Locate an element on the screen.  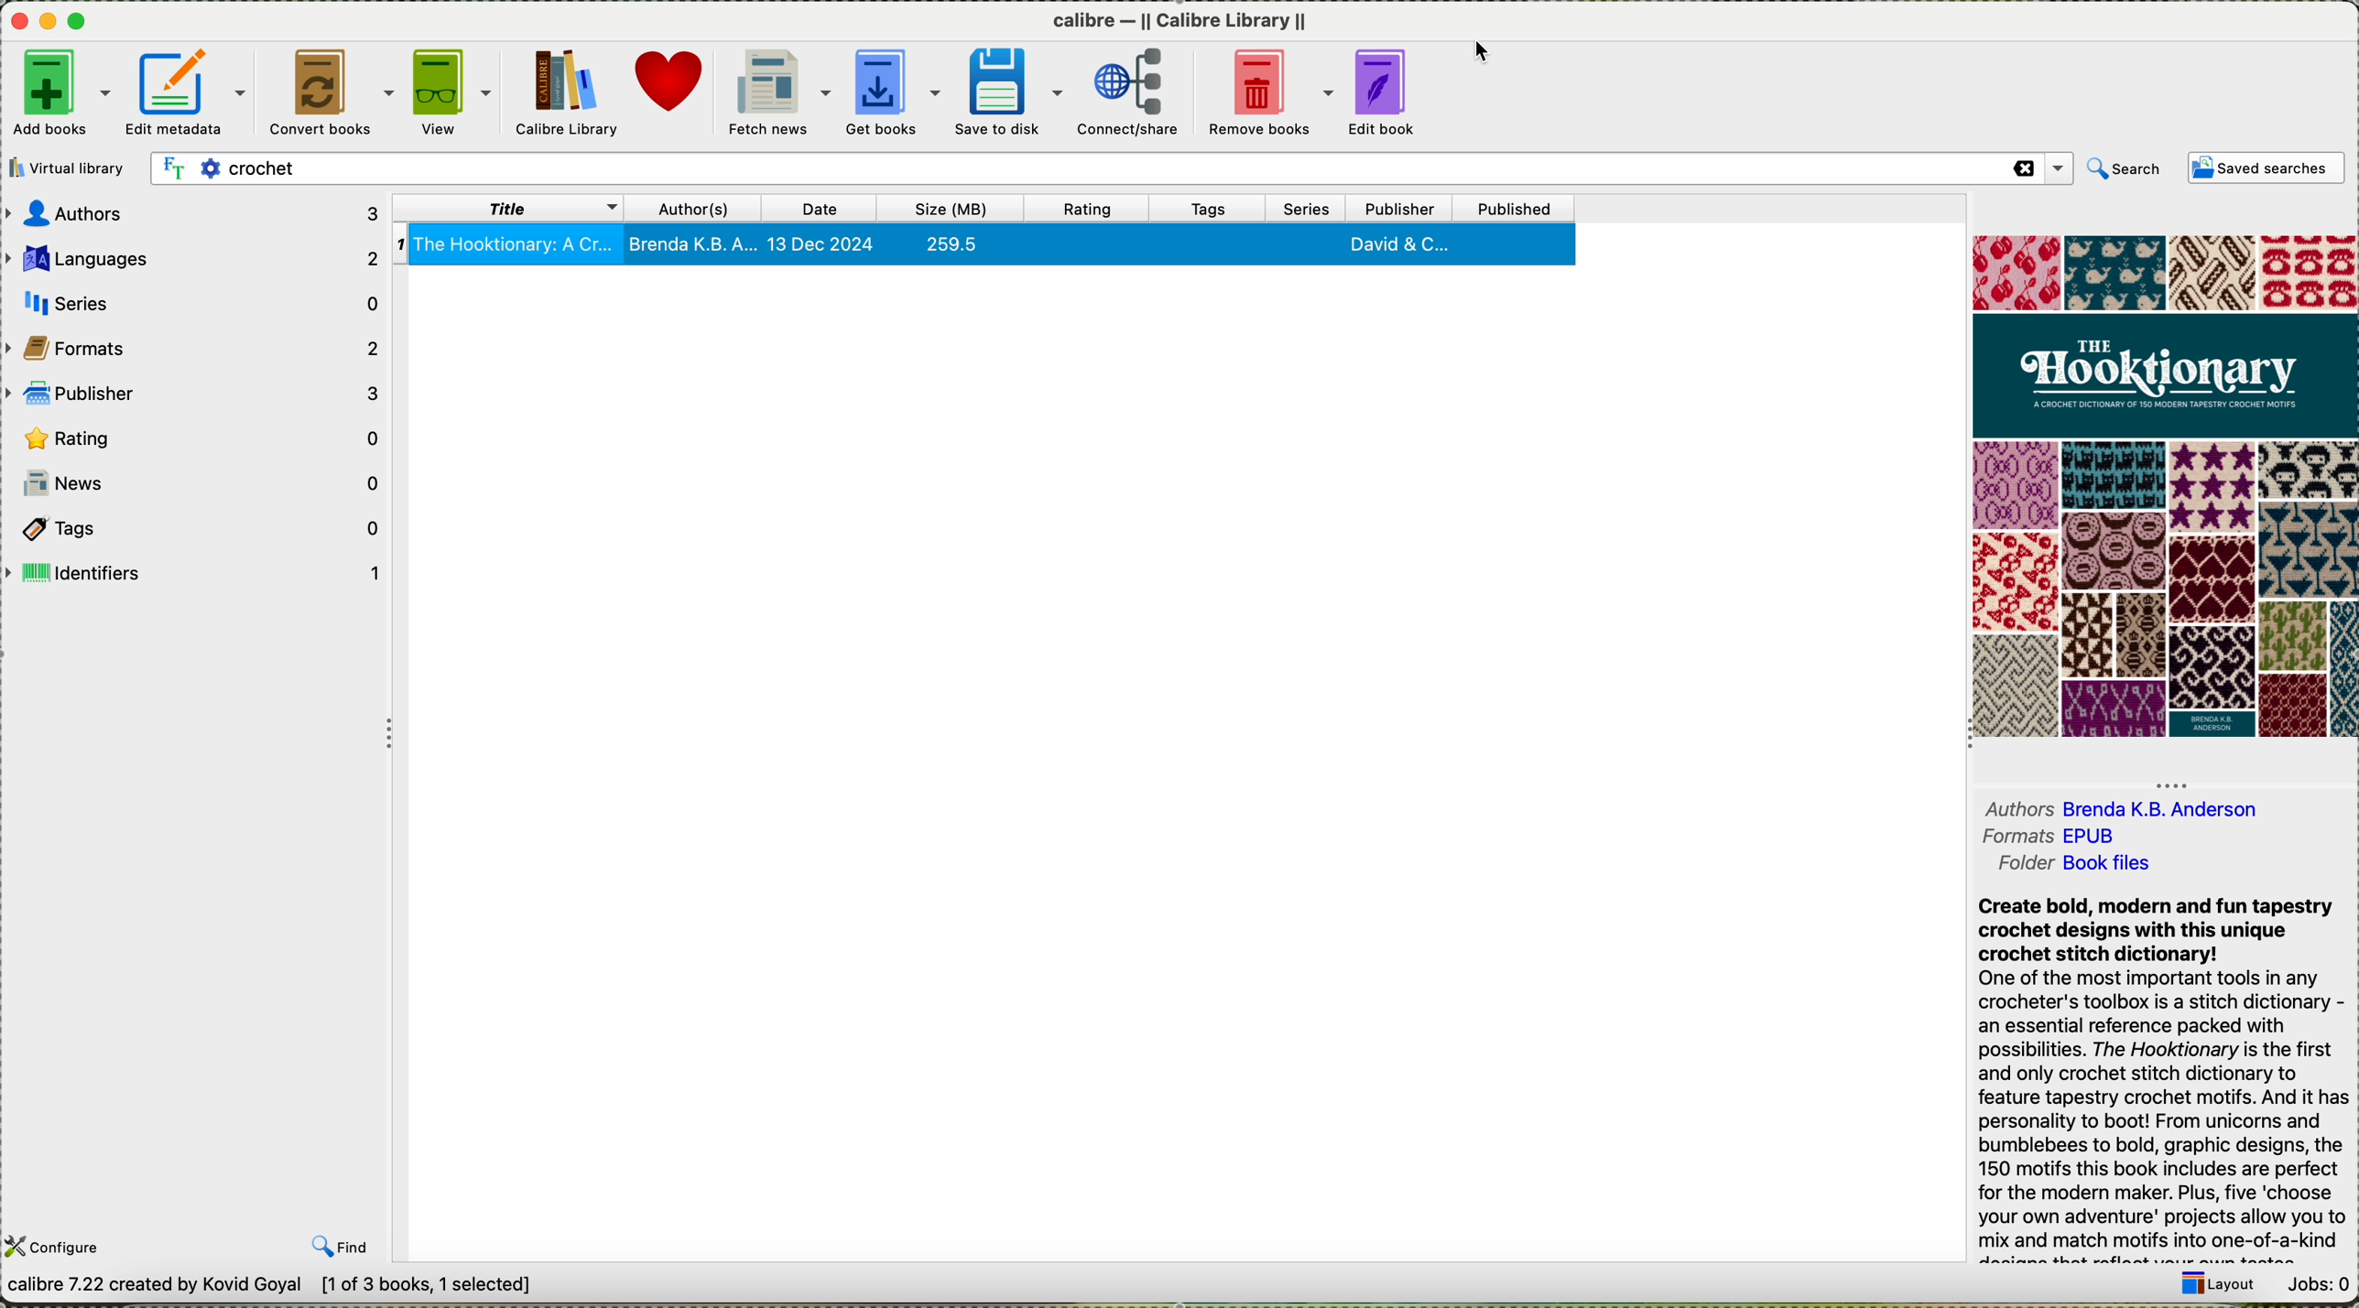
save to disk is located at coordinates (1008, 91).